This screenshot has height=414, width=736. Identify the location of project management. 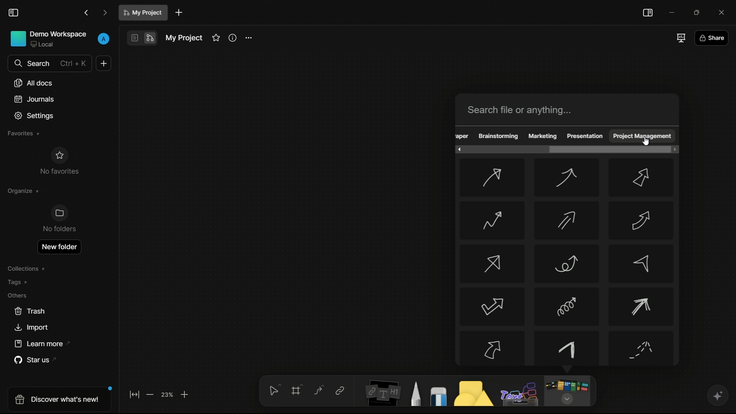
(642, 136).